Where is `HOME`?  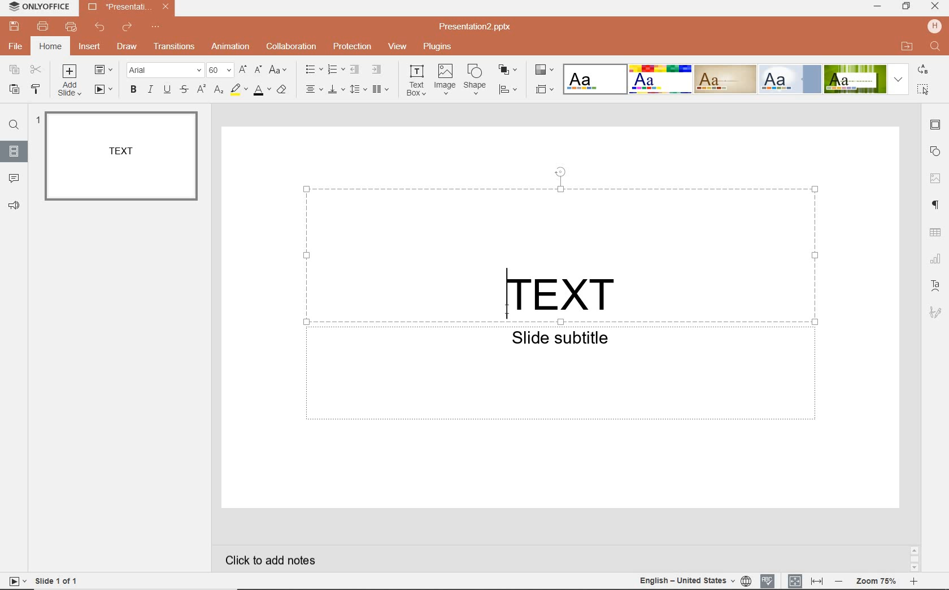 HOME is located at coordinates (50, 47).